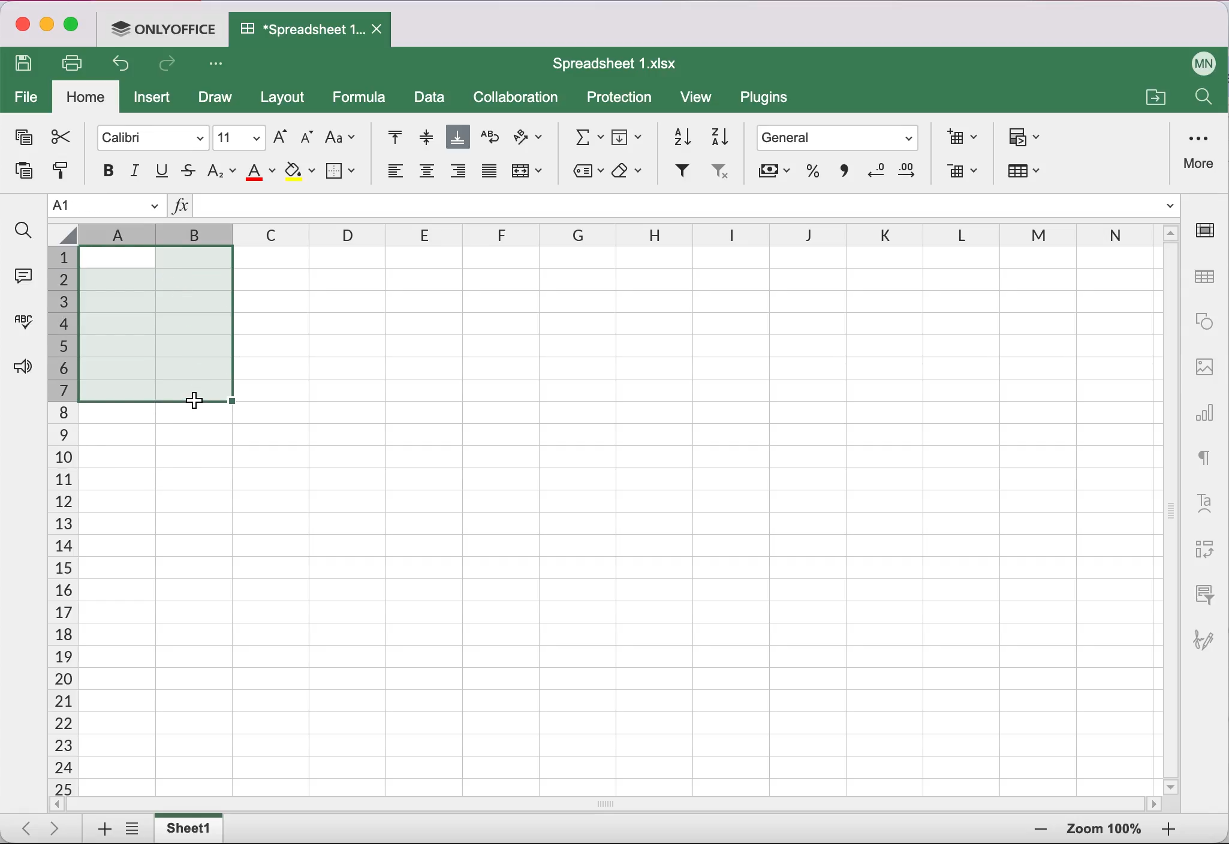 Image resolution: width=1229 pixels, height=844 pixels. What do you see at coordinates (620, 98) in the screenshot?
I see `protection` at bounding box center [620, 98].